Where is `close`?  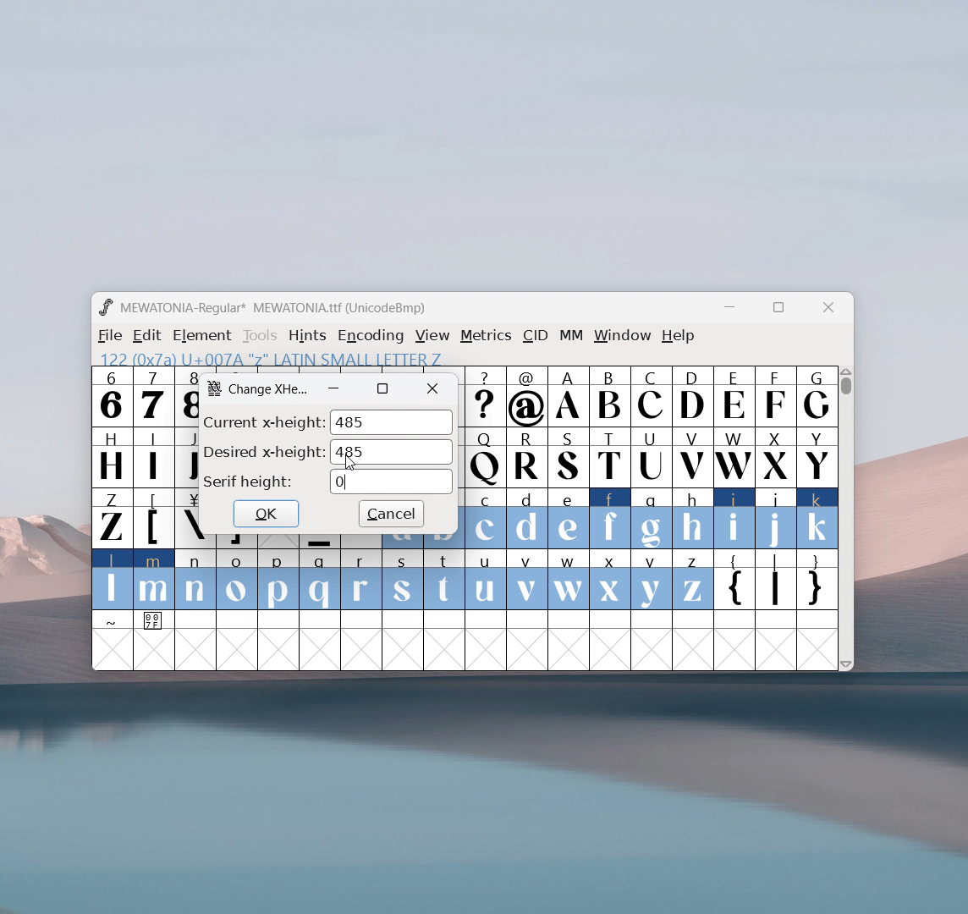
close is located at coordinates (828, 308).